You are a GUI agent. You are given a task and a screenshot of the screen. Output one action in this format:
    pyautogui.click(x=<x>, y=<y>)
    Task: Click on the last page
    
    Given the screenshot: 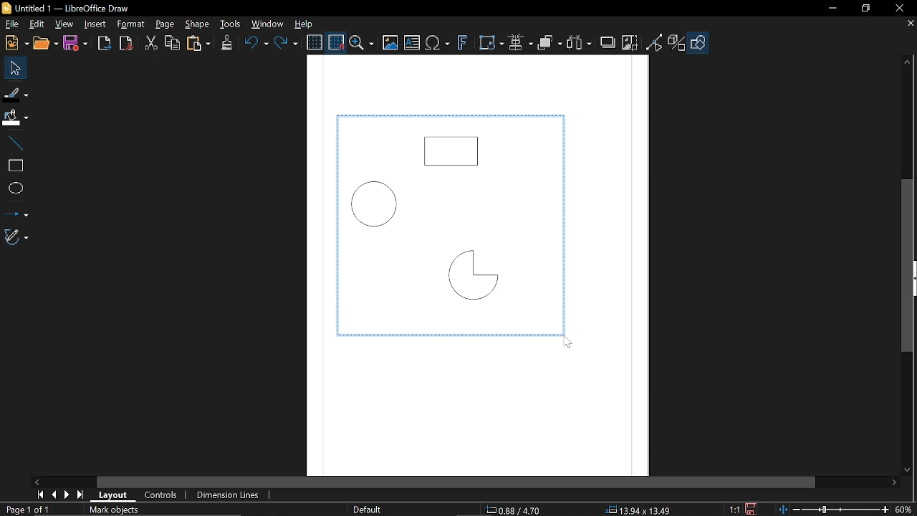 What is the action you would take?
    pyautogui.click(x=79, y=494)
    